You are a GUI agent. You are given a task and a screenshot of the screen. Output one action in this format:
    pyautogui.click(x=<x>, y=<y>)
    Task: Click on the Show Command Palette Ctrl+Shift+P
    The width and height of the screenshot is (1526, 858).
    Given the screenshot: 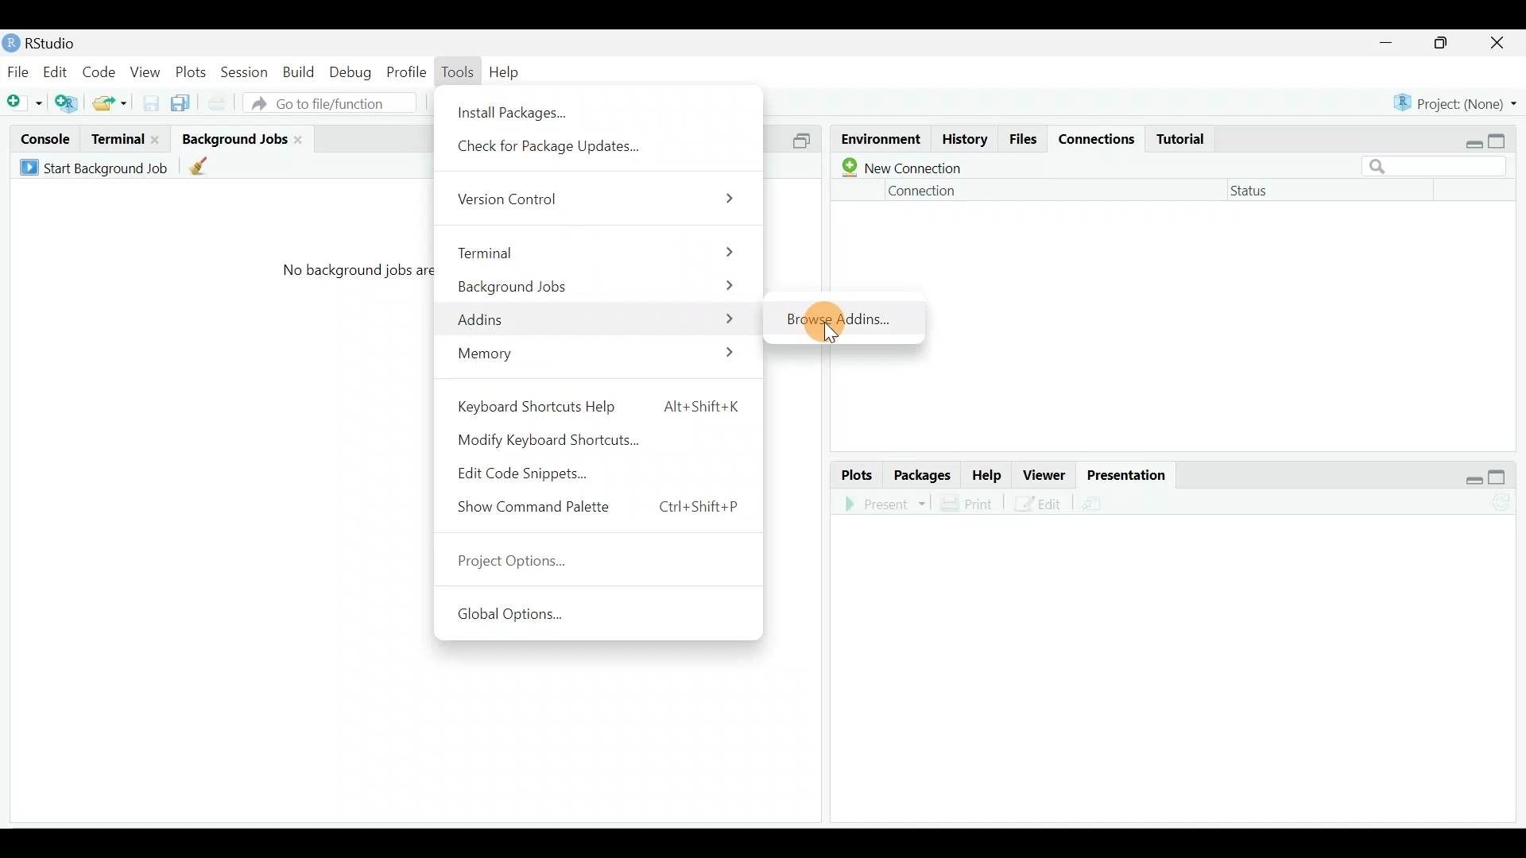 What is the action you would take?
    pyautogui.click(x=601, y=511)
    